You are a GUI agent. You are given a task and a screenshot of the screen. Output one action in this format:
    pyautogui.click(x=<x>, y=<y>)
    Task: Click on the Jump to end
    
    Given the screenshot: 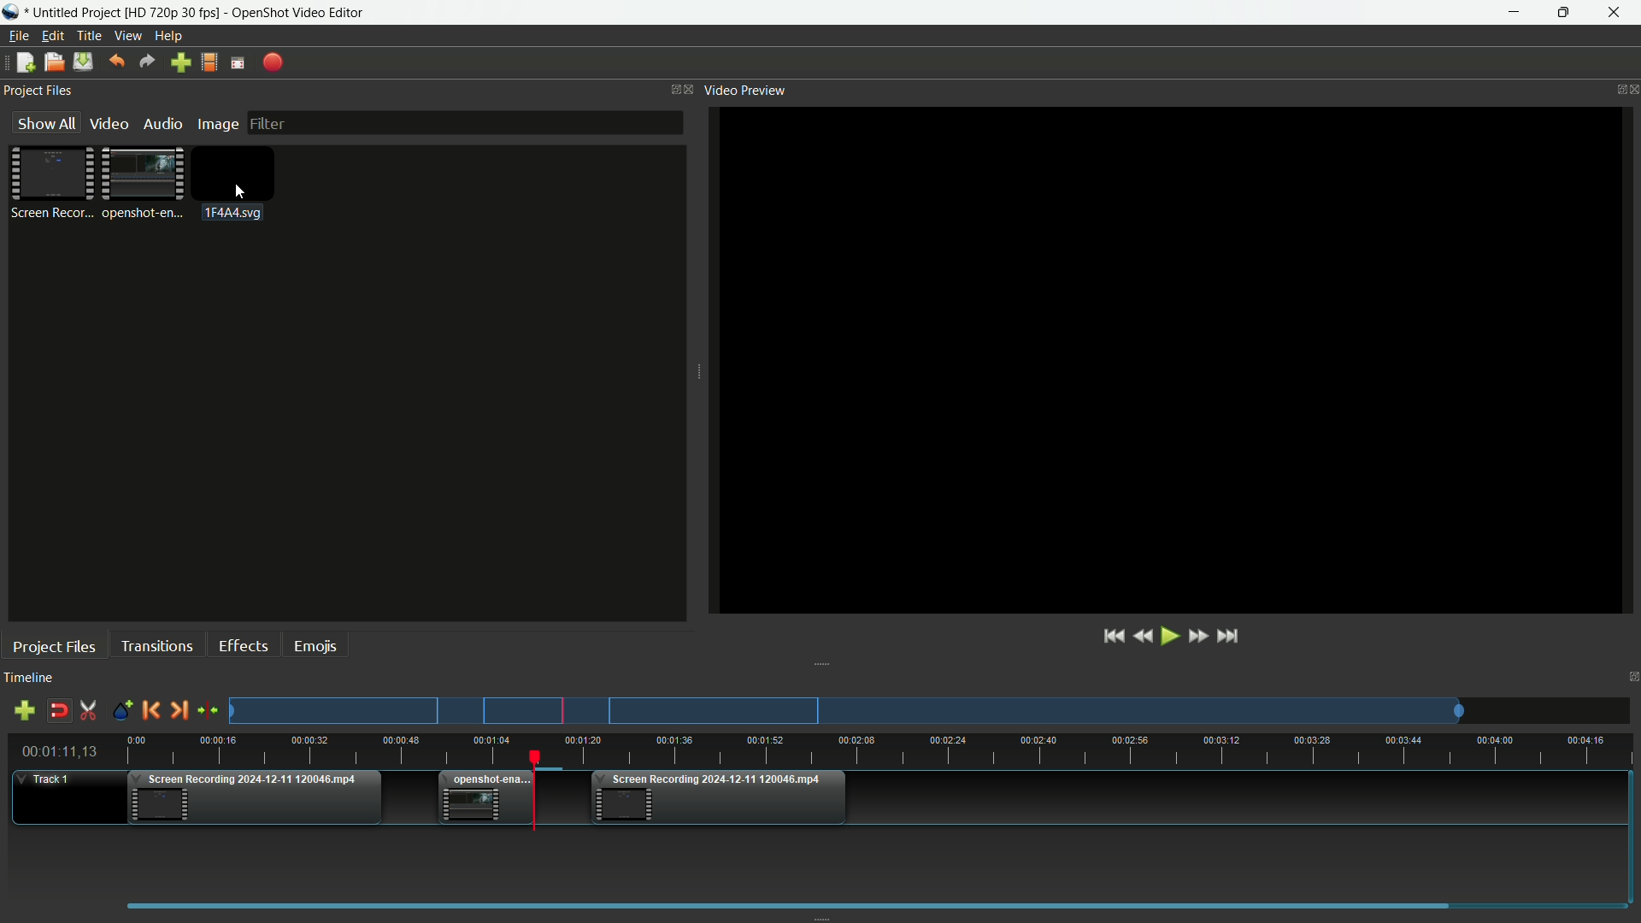 What is the action you would take?
    pyautogui.click(x=1229, y=636)
    